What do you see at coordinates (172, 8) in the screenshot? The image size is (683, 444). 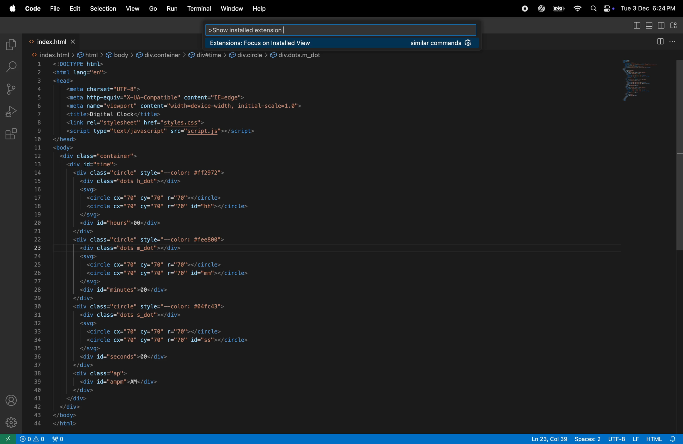 I see `run` at bounding box center [172, 8].